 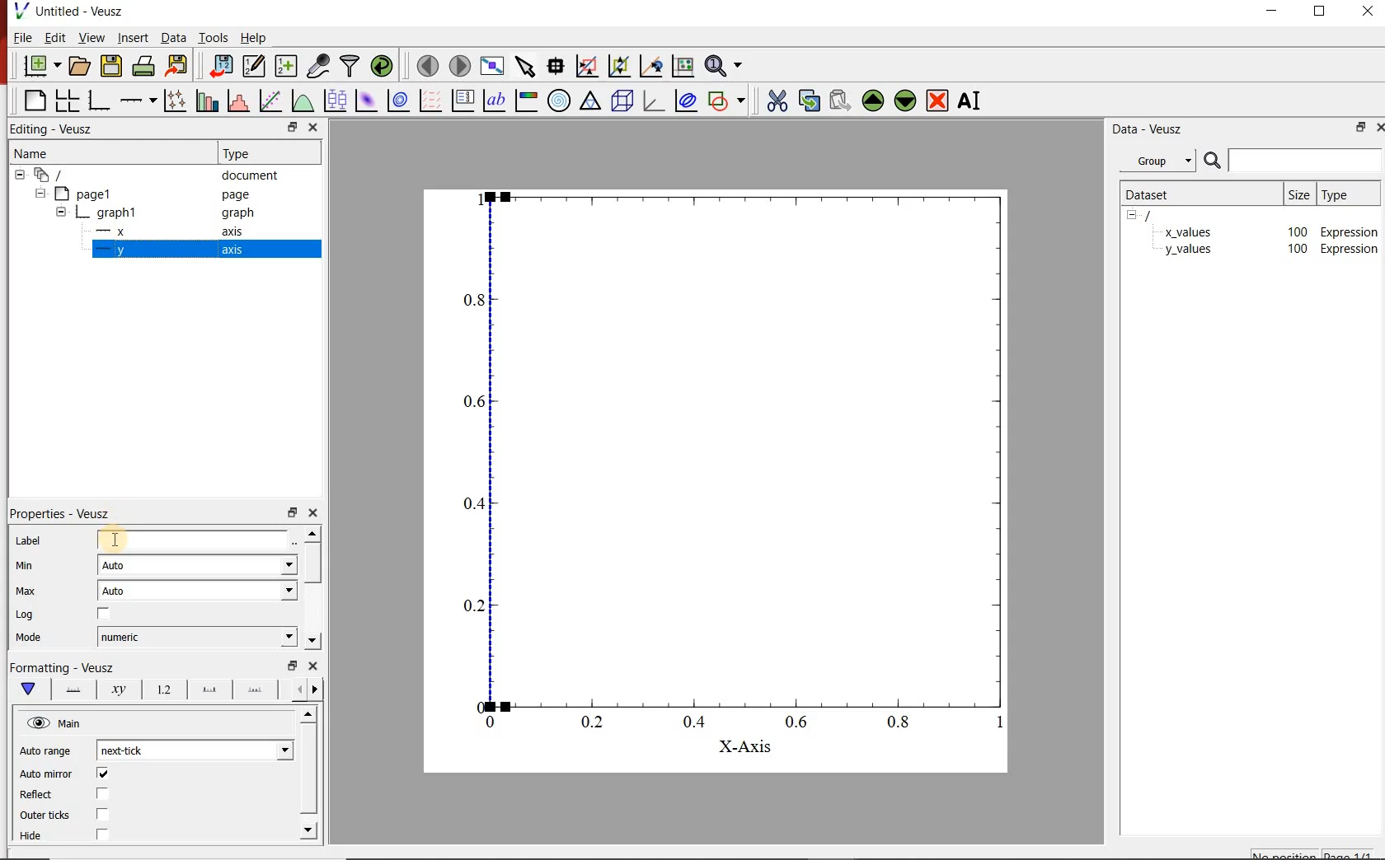 I want to click on Untitled - Veusz, so click(x=80, y=11).